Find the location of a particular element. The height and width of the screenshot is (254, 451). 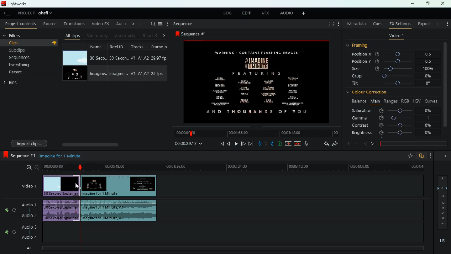

audio 1 is located at coordinates (30, 205).